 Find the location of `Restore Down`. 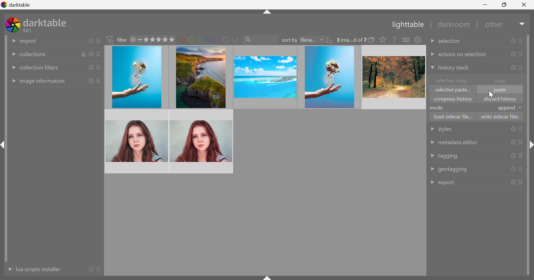

Restore Down is located at coordinates (505, 4).